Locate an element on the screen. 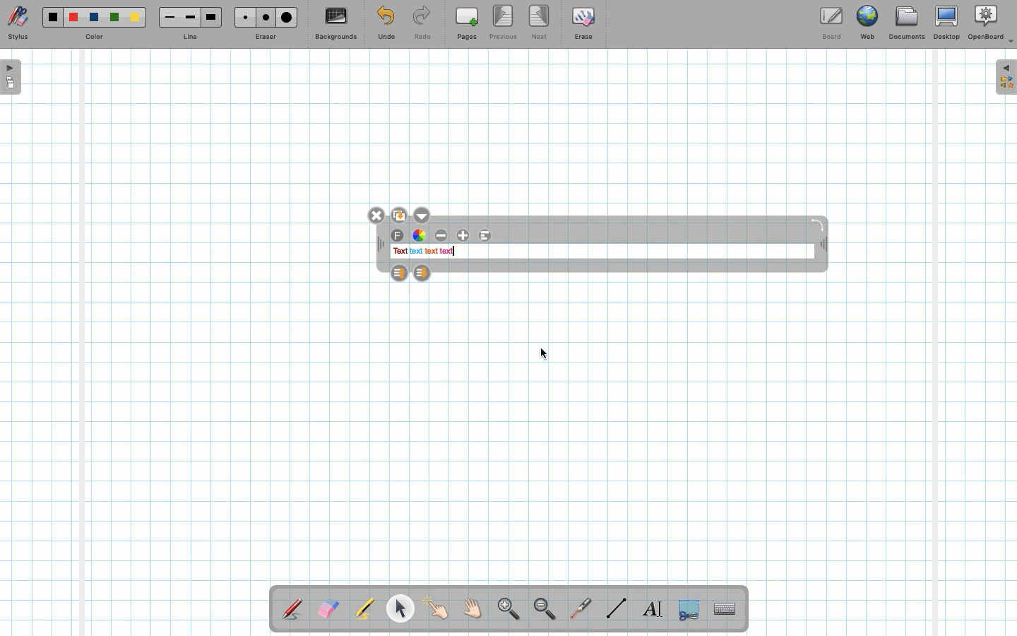 This screenshot has width=1017, height=636. Undo is located at coordinates (386, 25).